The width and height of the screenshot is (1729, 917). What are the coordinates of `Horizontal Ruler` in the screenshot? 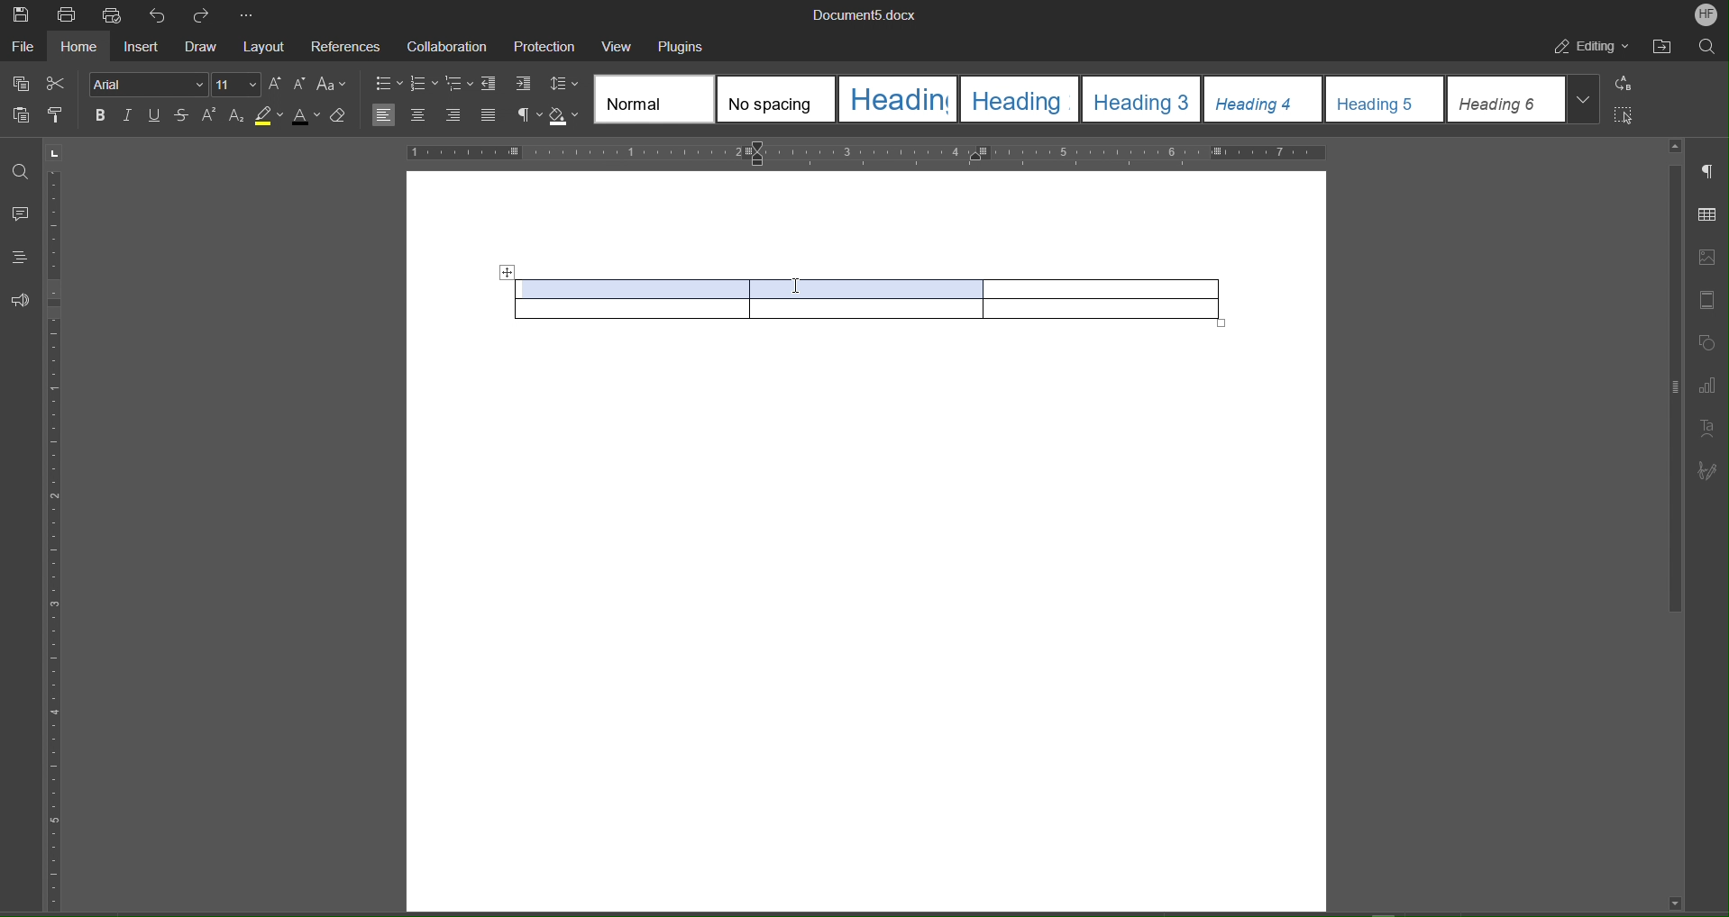 It's located at (865, 152).